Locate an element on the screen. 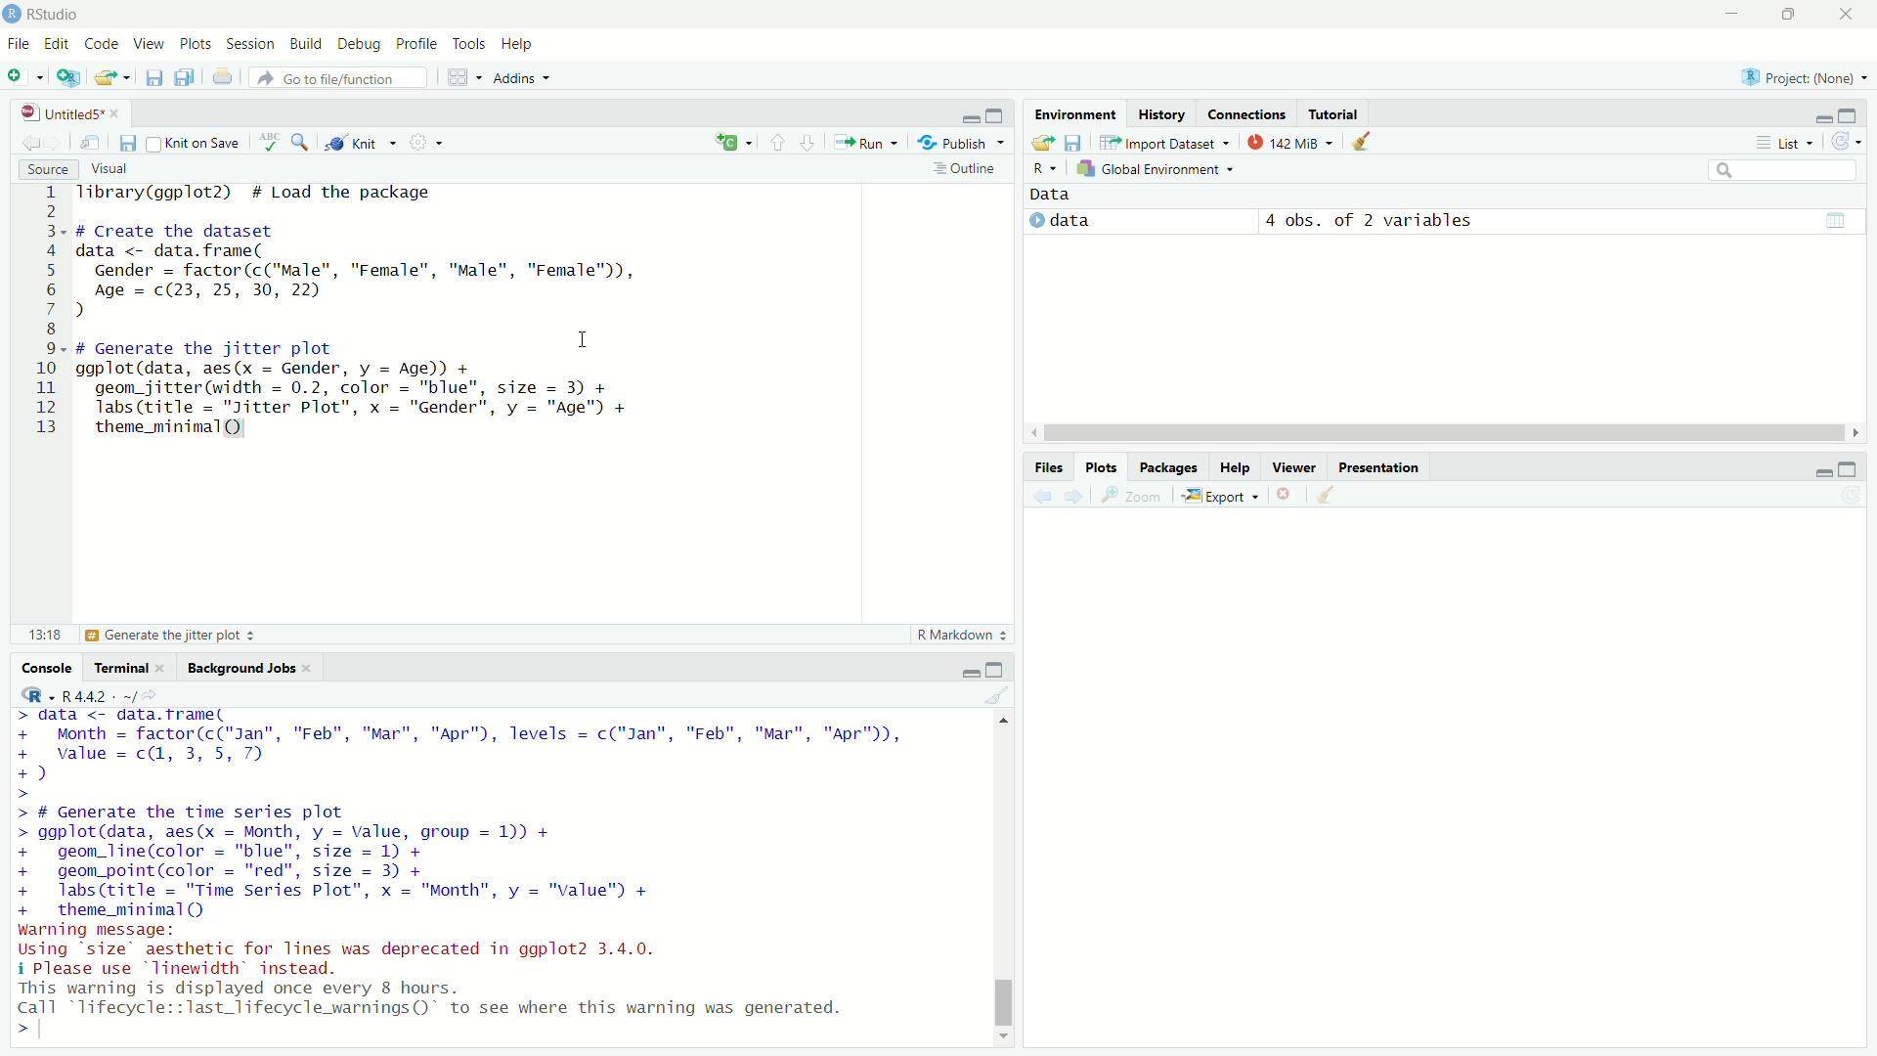 The width and height of the screenshot is (1877, 1056). workspace panes is located at coordinates (462, 77).